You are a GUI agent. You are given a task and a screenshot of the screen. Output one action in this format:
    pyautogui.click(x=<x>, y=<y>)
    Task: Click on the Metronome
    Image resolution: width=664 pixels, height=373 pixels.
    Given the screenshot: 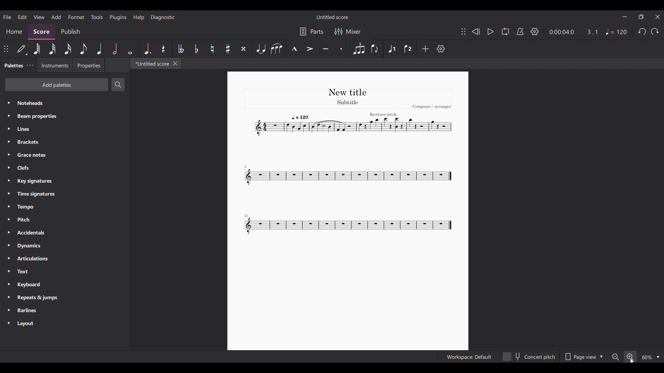 What is the action you would take?
    pyautogui.click(x=520, y=32)
    